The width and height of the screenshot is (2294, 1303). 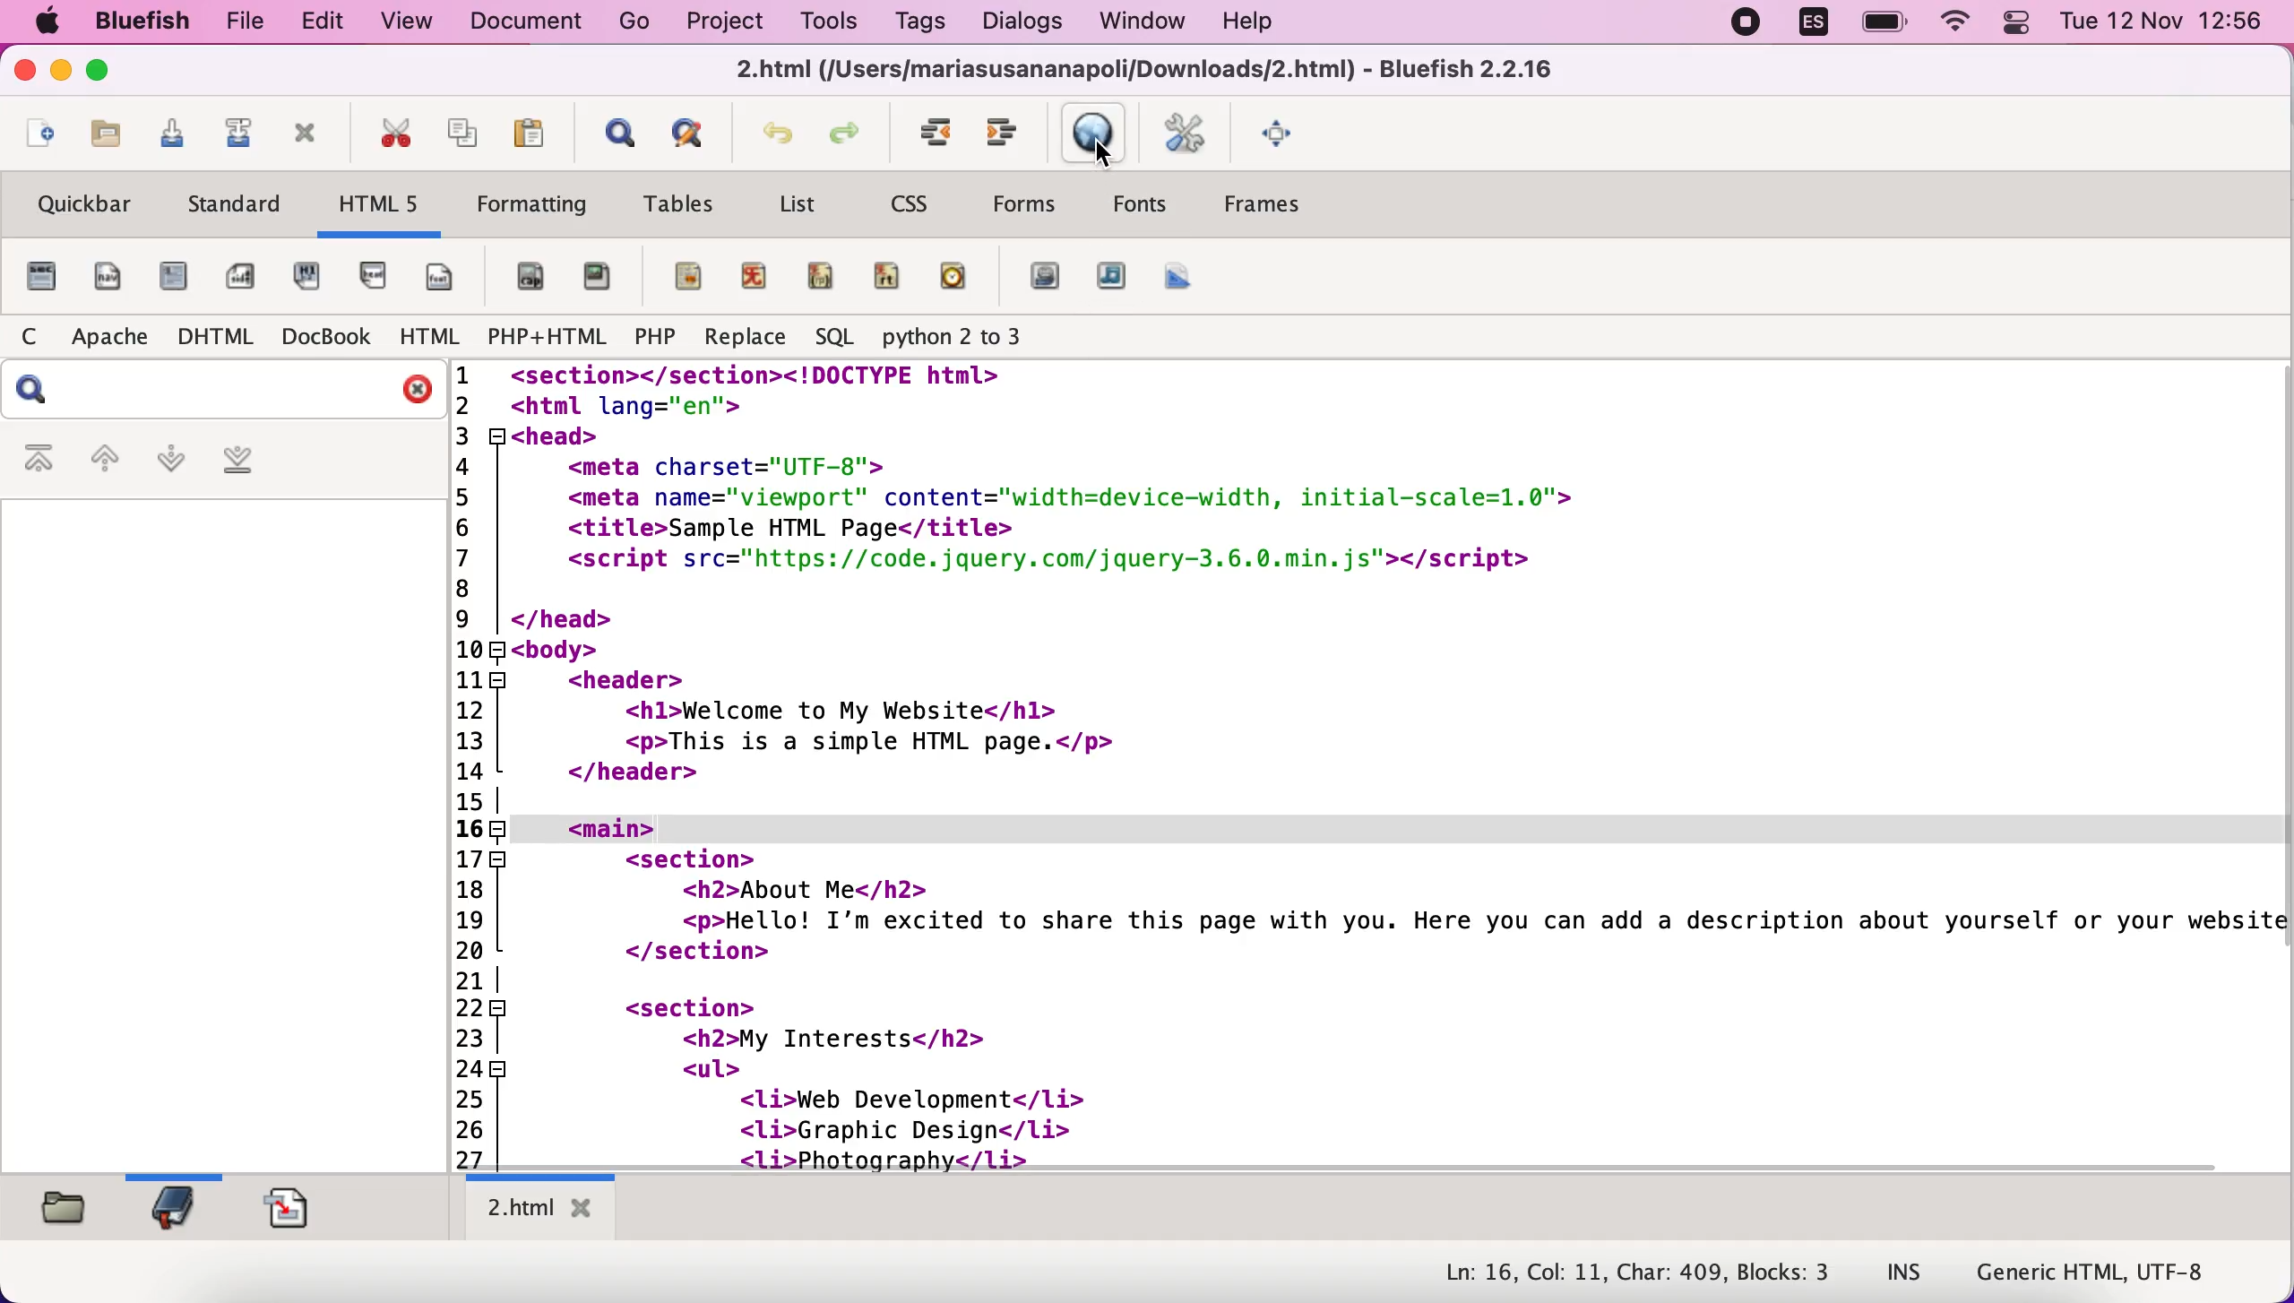 What do you see at coordinates (176, 279) in the screenshot?
I see `strong` at bounding box center [176, 279].